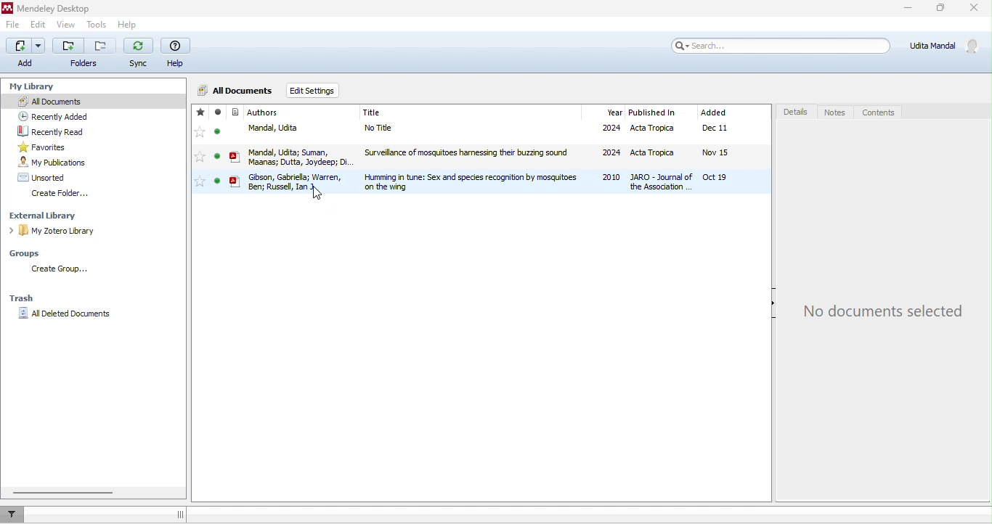  Describe the element at coordinates (38, 25) in the screenshot. I see `edit` at that location.